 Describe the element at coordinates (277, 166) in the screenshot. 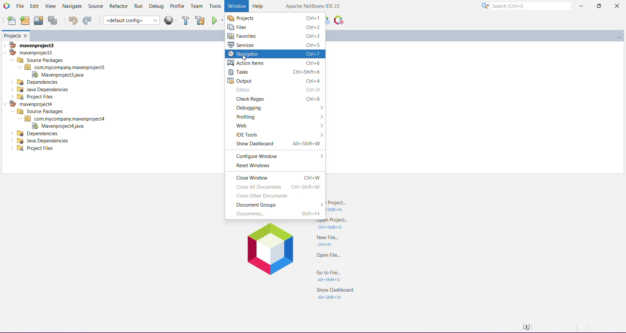

I see `Reset Windows` at that location.